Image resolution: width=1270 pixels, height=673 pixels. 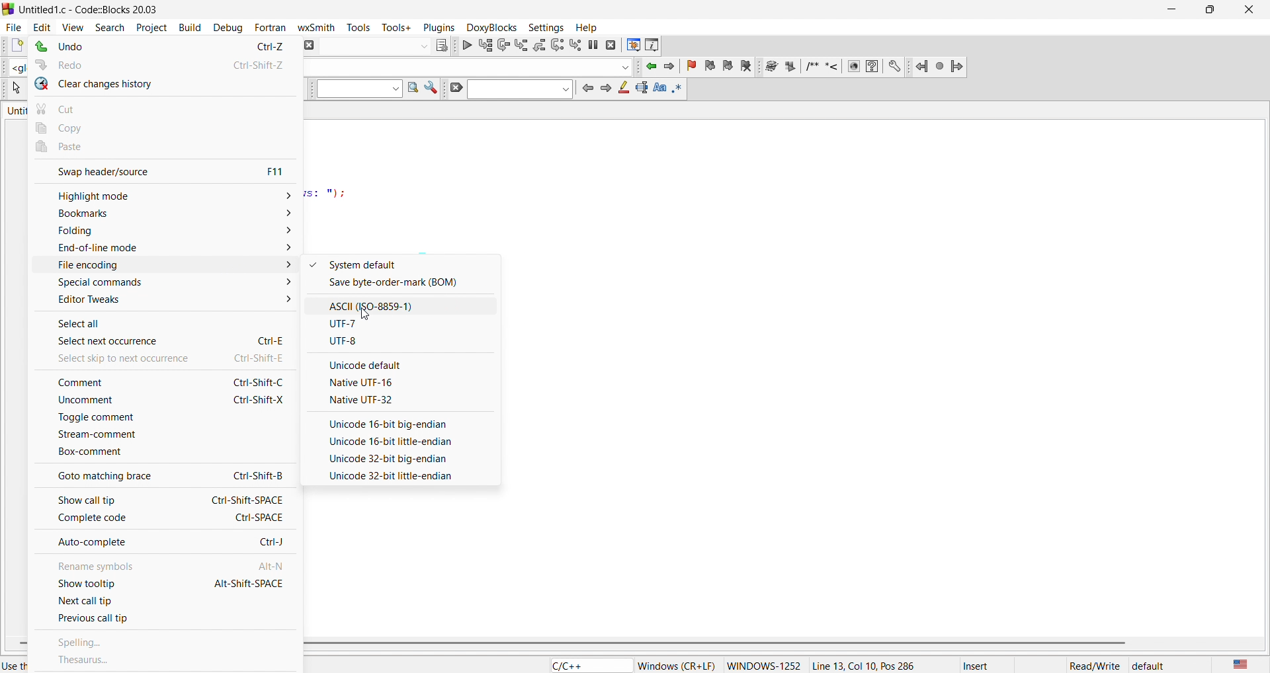 What do you see at coordinates (1094, 666) in the screenshot?
I see `Read/Write` at bounding box center [1094, 666].